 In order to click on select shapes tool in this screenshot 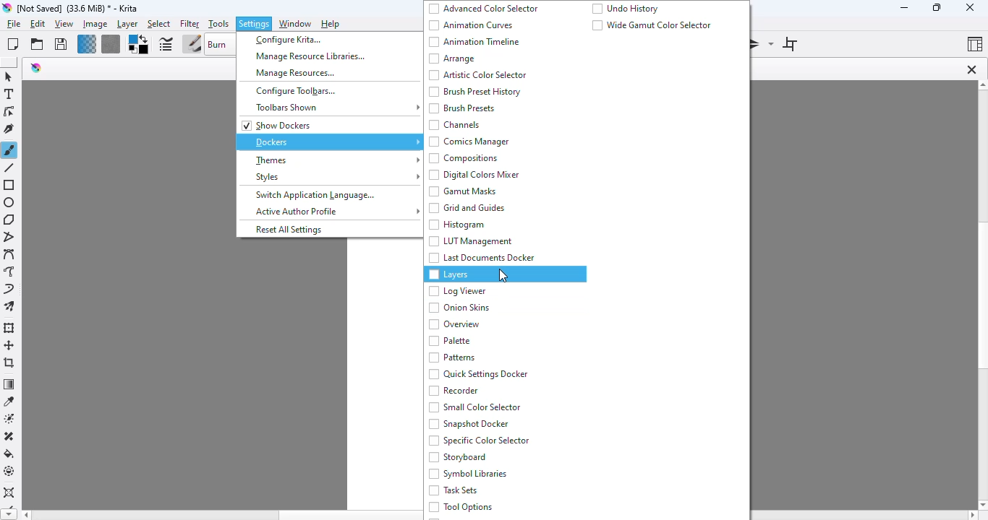, I will do `click(8, 77)`.